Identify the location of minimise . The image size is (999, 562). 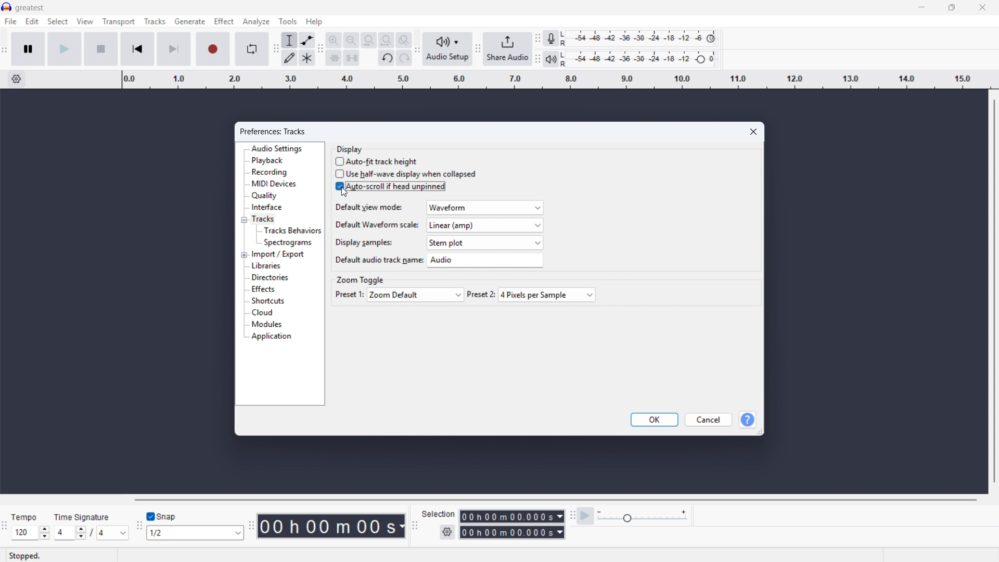
(922, 8).